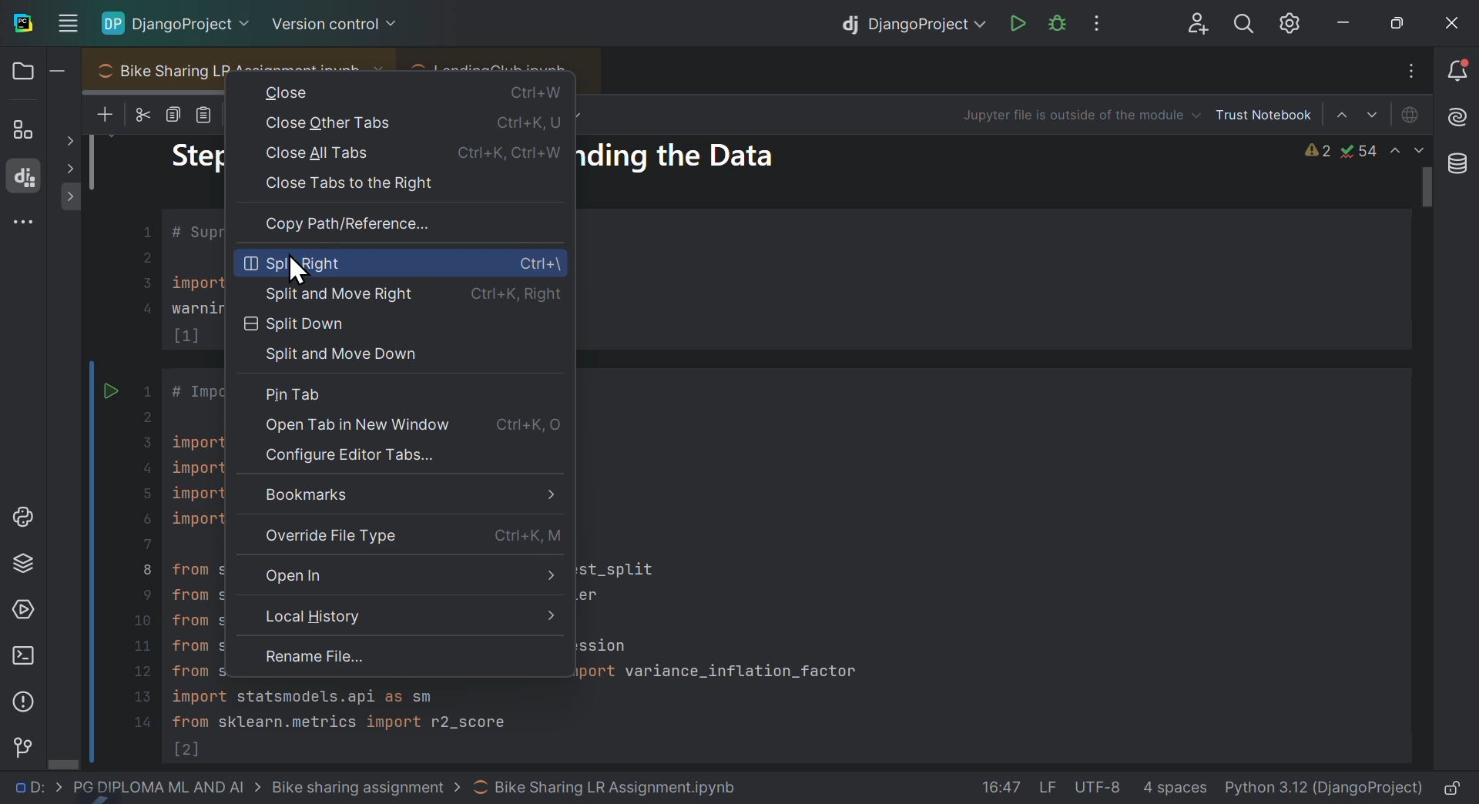 Image resolution: width=1479 pixels, height=804 pixels. I want to click on Files and folders, so click(38, 71).